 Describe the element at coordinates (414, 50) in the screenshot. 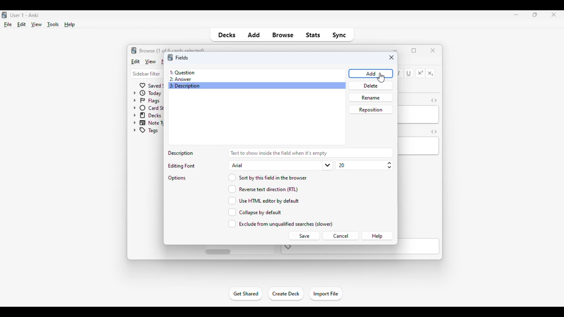

I see `maximize` at that location.